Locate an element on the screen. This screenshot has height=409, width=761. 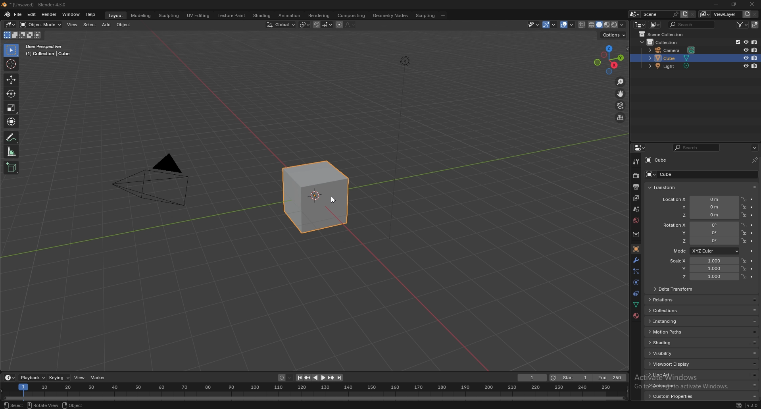
display mode is located at coordinates (655, 25).